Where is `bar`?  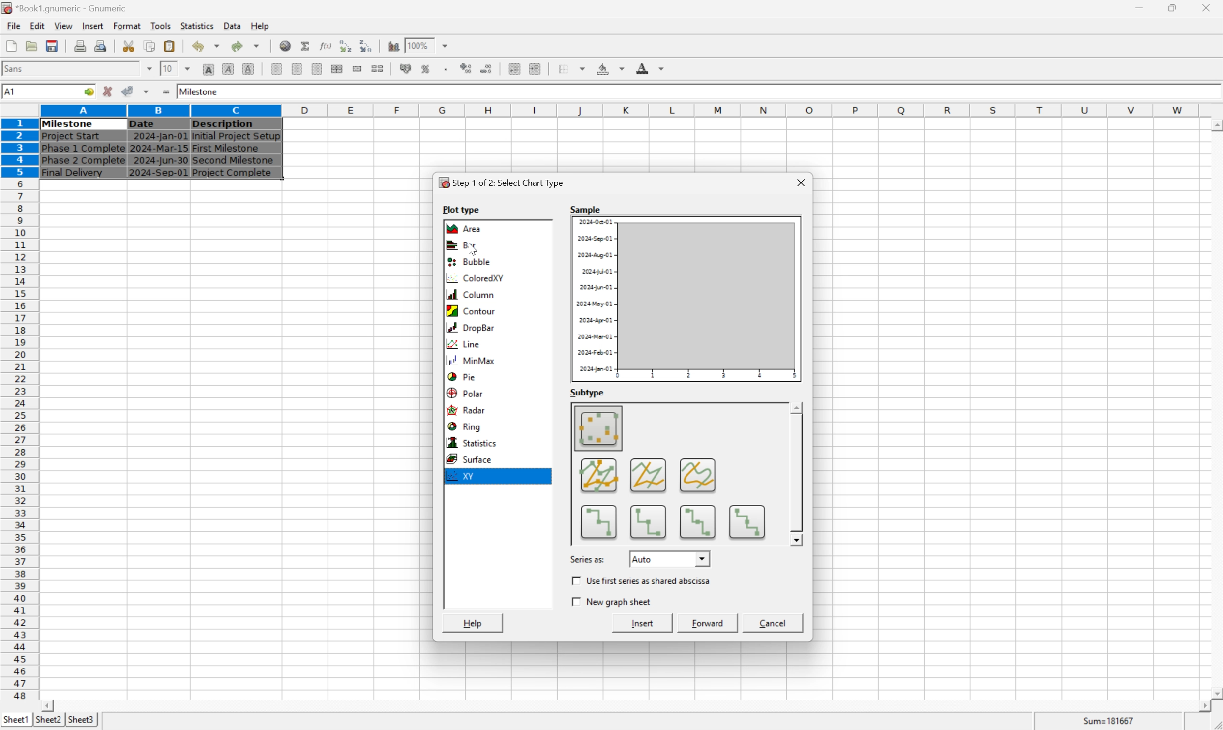
bar is located at coordinates (461, 246).